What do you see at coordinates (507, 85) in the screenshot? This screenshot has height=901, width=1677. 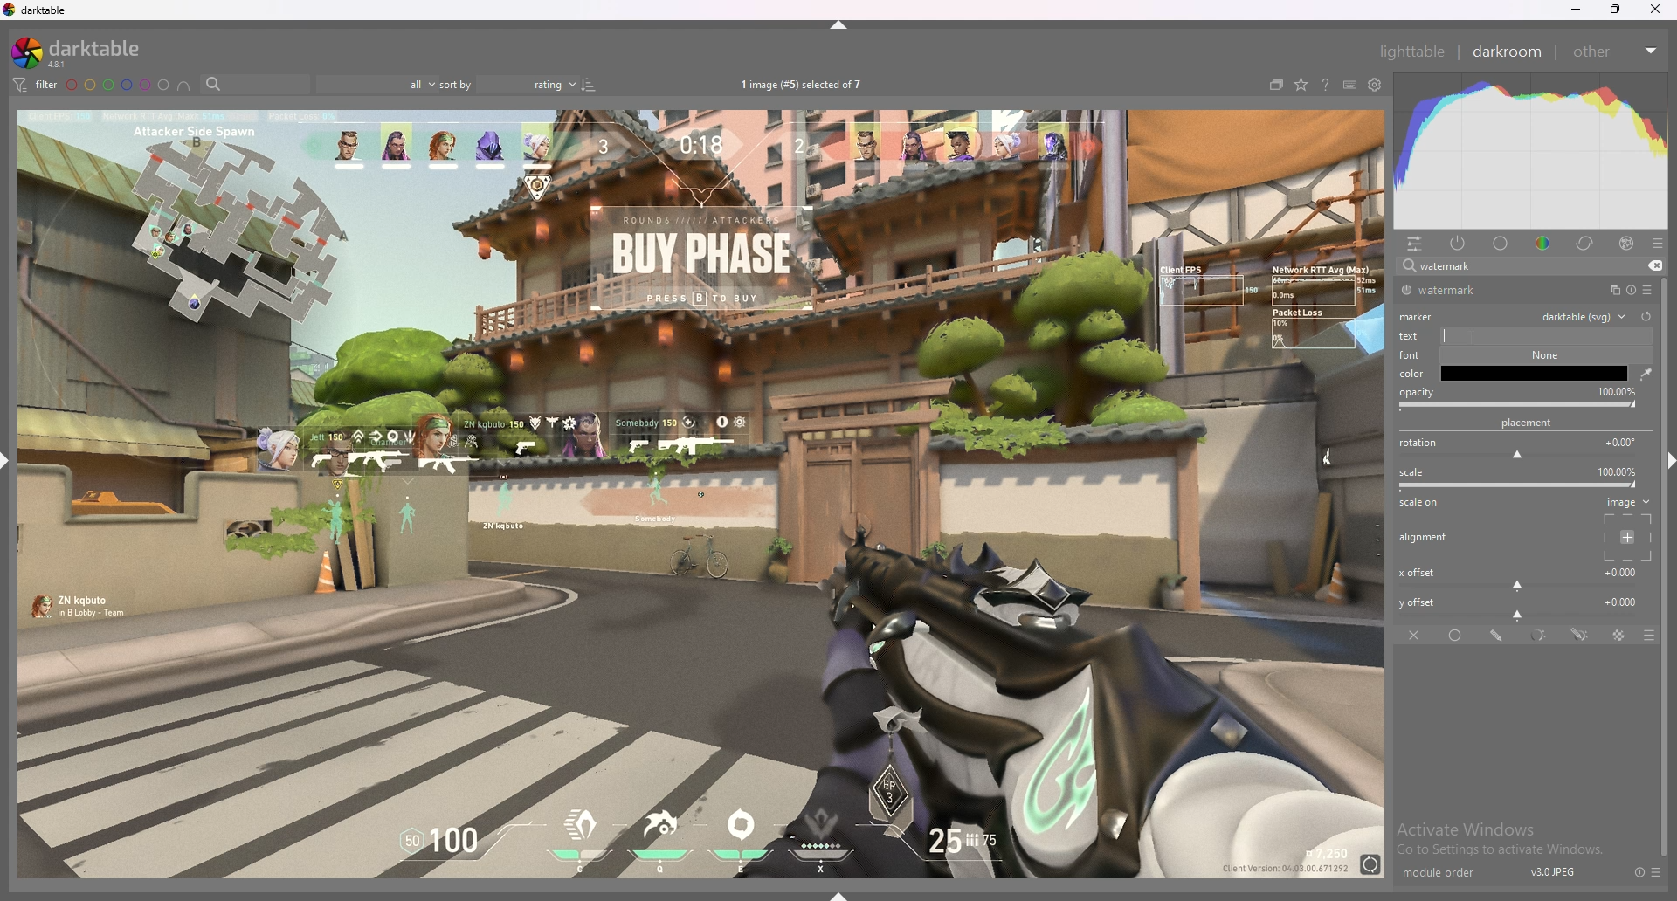 I see `sort by` at bounding box center [507, 85].